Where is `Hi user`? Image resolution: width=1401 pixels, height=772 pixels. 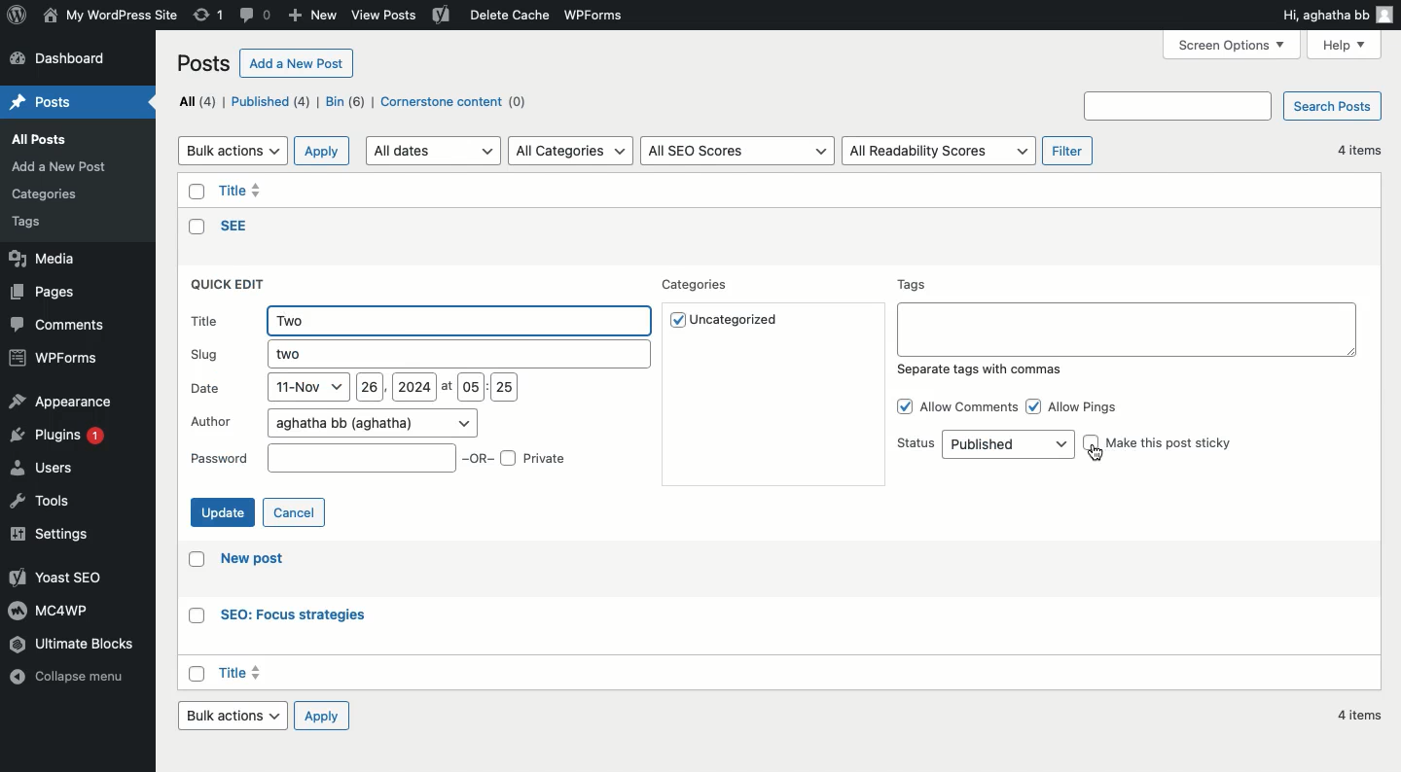
Hi user is located at coordinates (1338, 16).